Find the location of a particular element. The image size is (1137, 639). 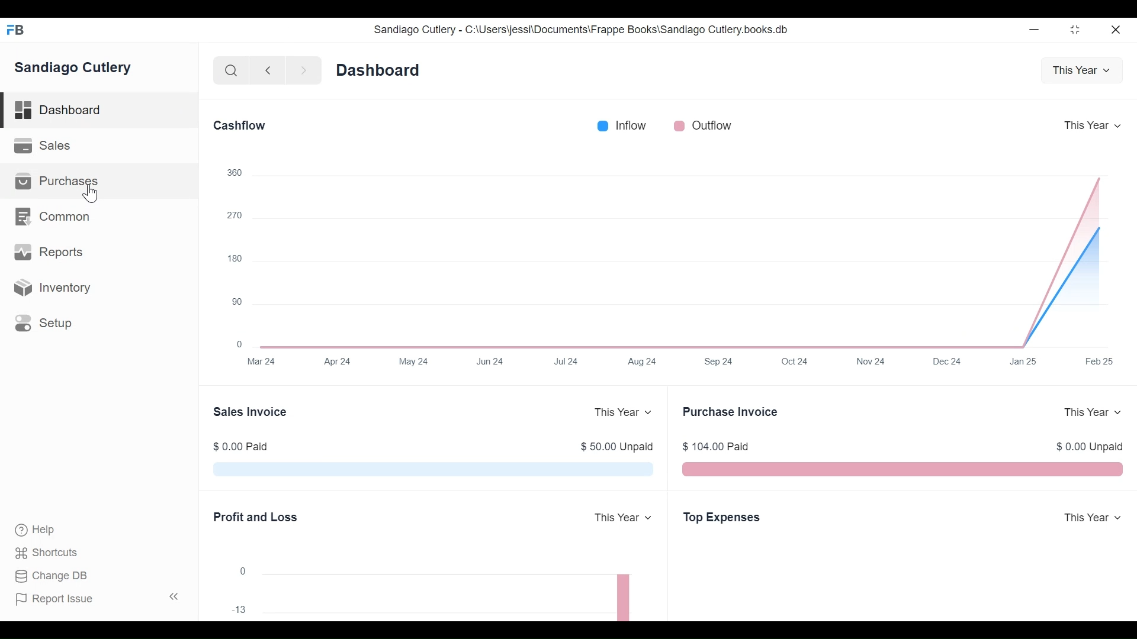

$ 0.00 Unpaid is located at coordinates (1093, 447).